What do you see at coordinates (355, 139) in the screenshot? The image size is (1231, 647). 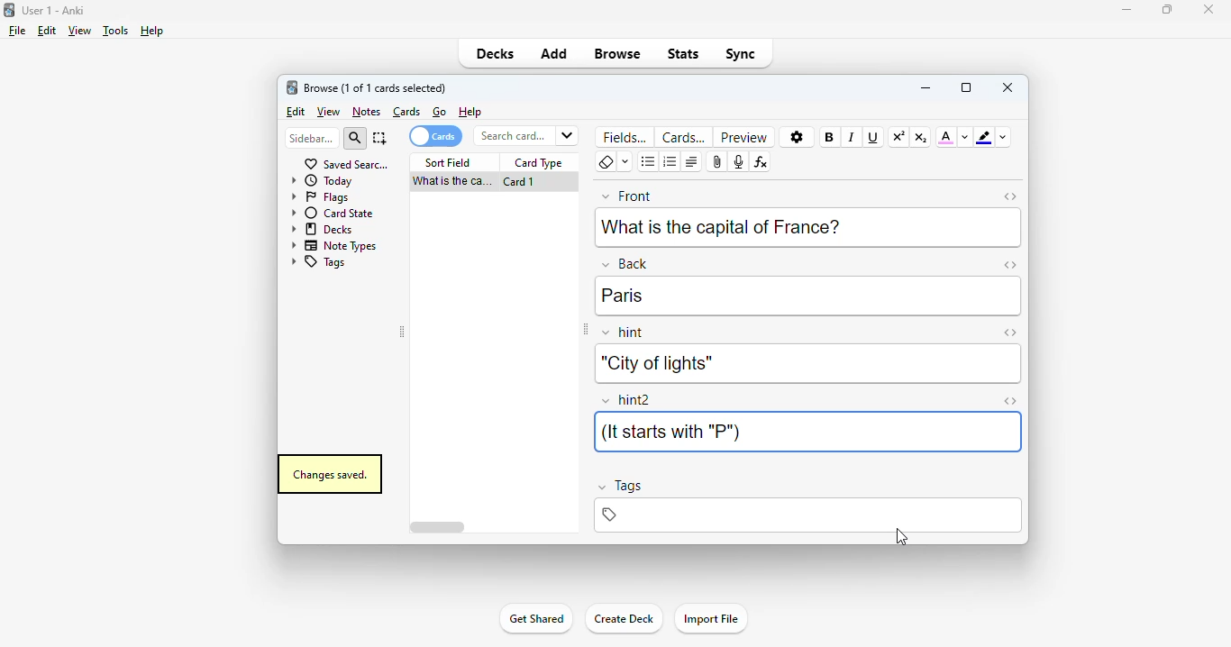 I see `search` at bounding box center [355, 139].